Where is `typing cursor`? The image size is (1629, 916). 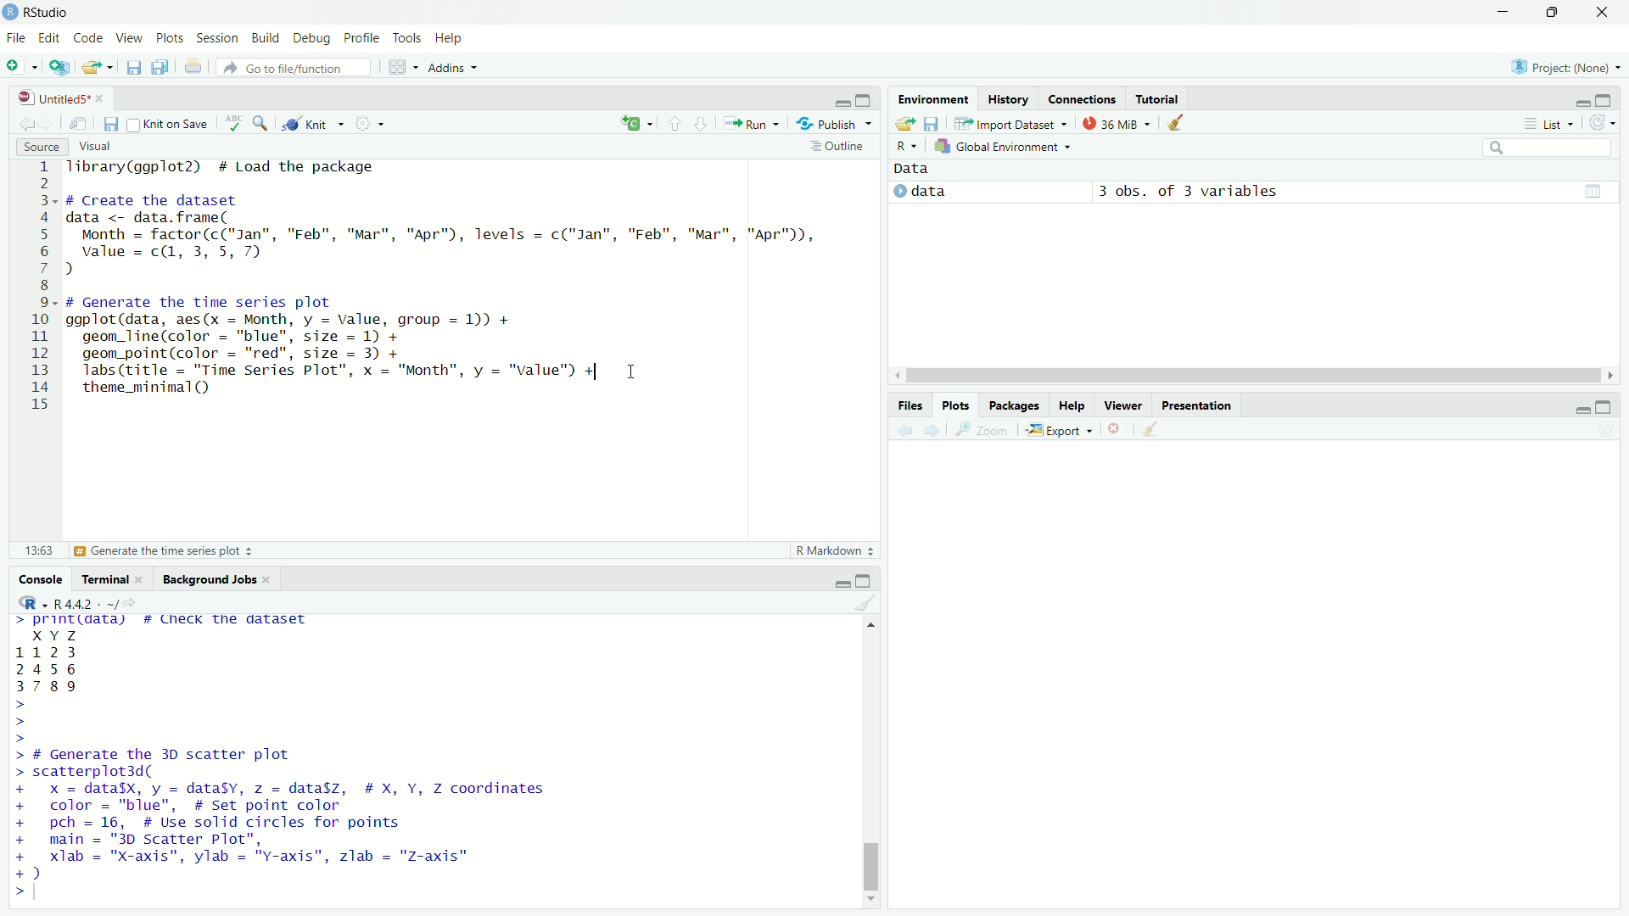
typing cursor is located at coordinates (45, 892).